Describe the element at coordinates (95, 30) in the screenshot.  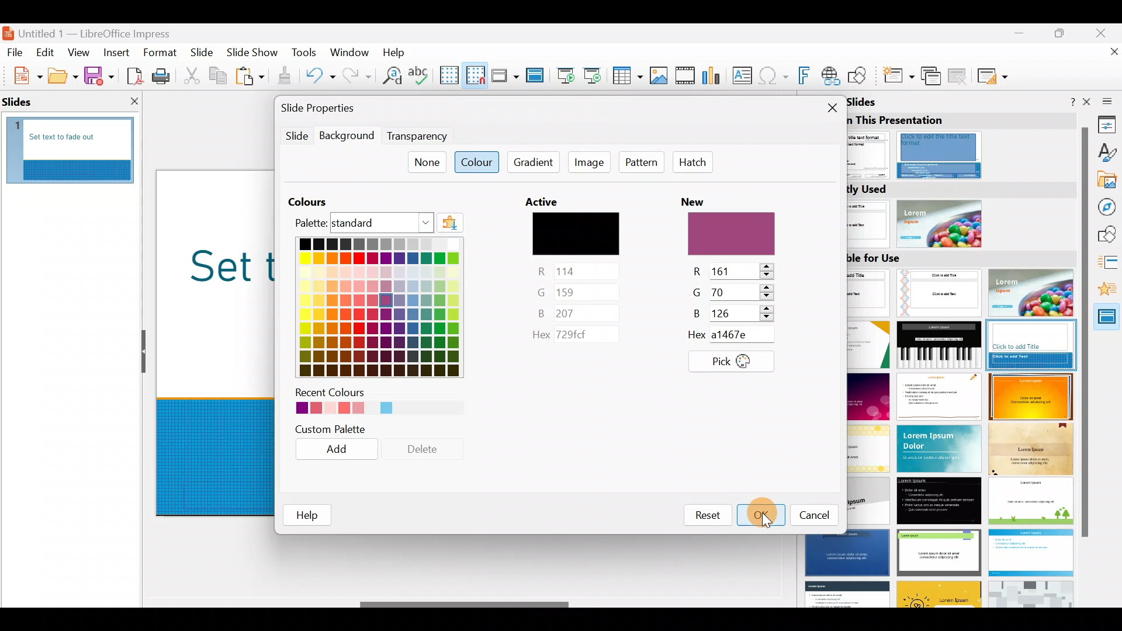
I see `Document name` at that location.